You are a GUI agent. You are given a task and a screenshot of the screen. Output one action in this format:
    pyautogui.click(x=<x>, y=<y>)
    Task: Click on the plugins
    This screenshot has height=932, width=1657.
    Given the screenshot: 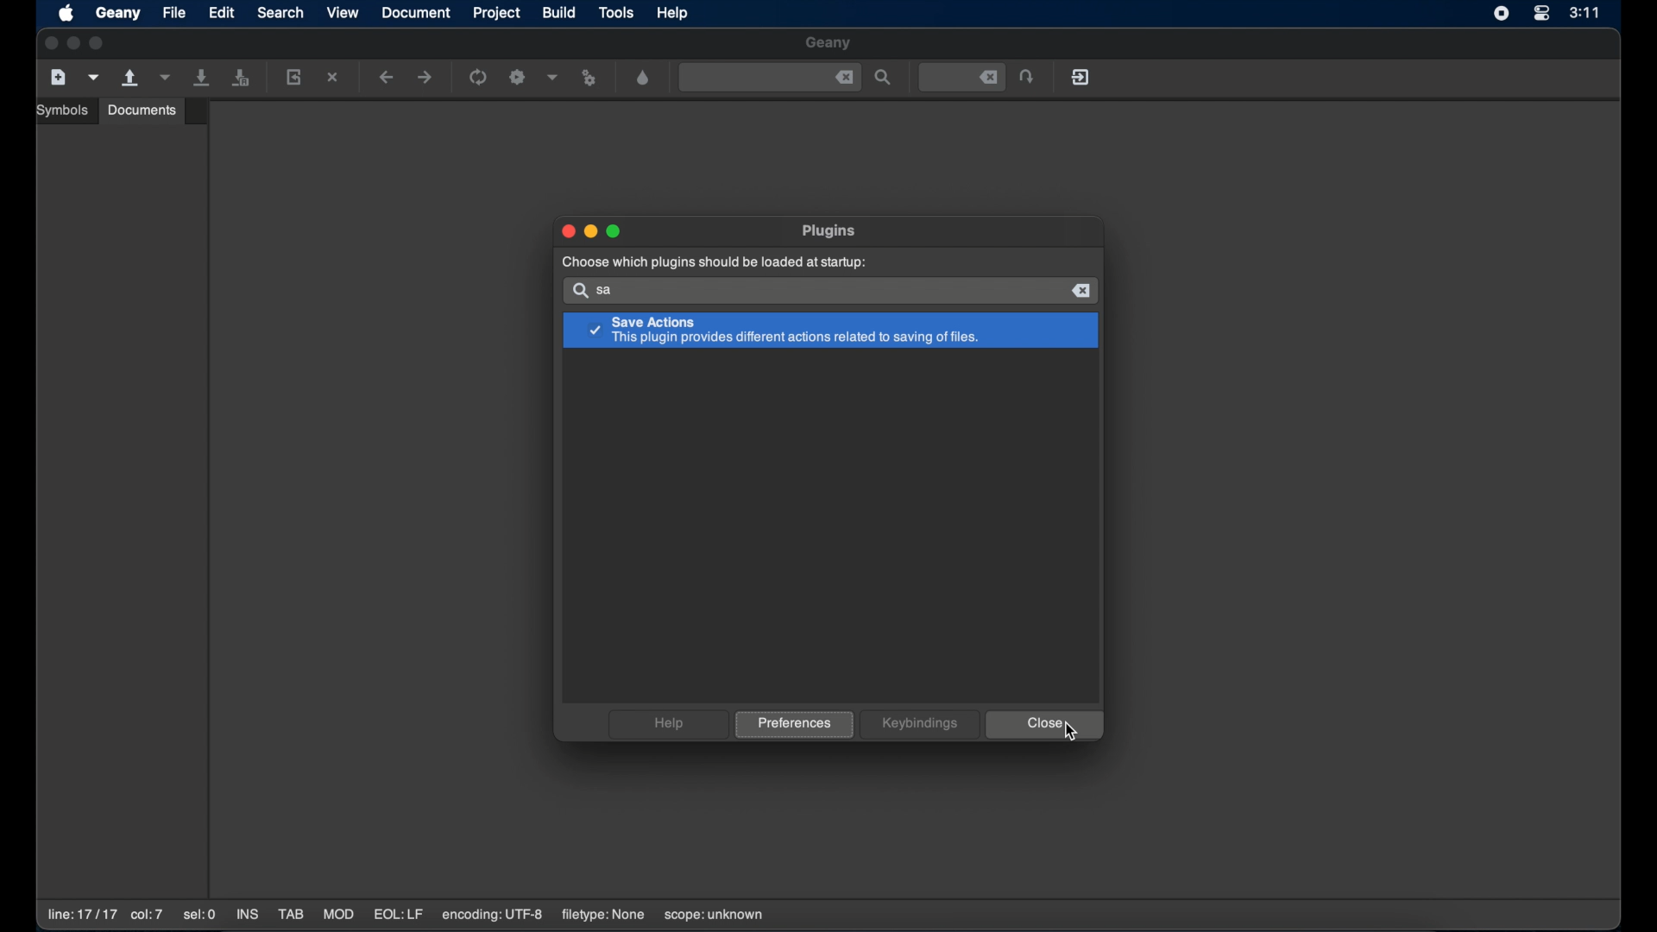 What is the action you would take?
    pyautogui.click(x=831, y=230)
    